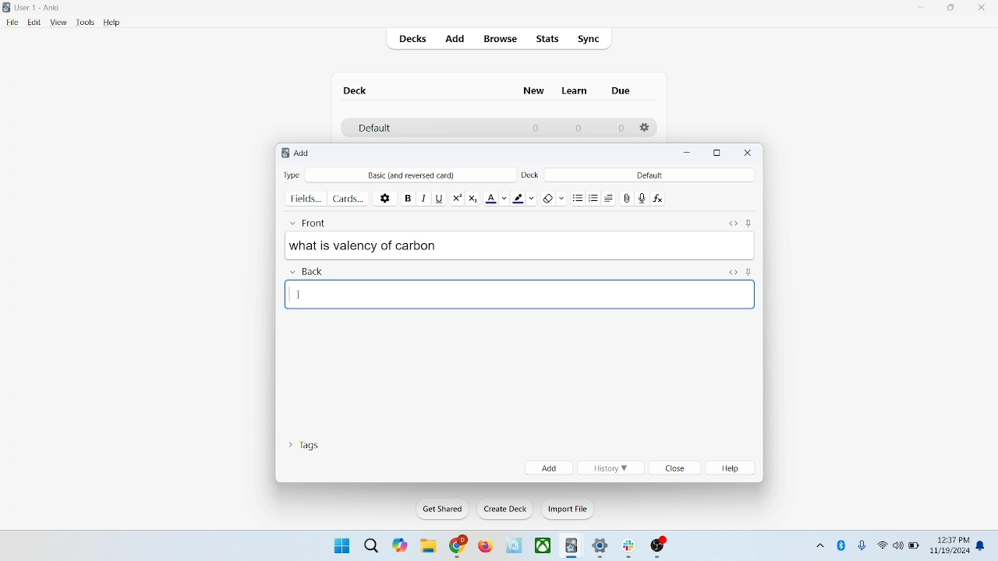 This screenshot has width=998, height=561. Describe the element at coordinates (12, 23) in the screenshot. I see `file` at that location.